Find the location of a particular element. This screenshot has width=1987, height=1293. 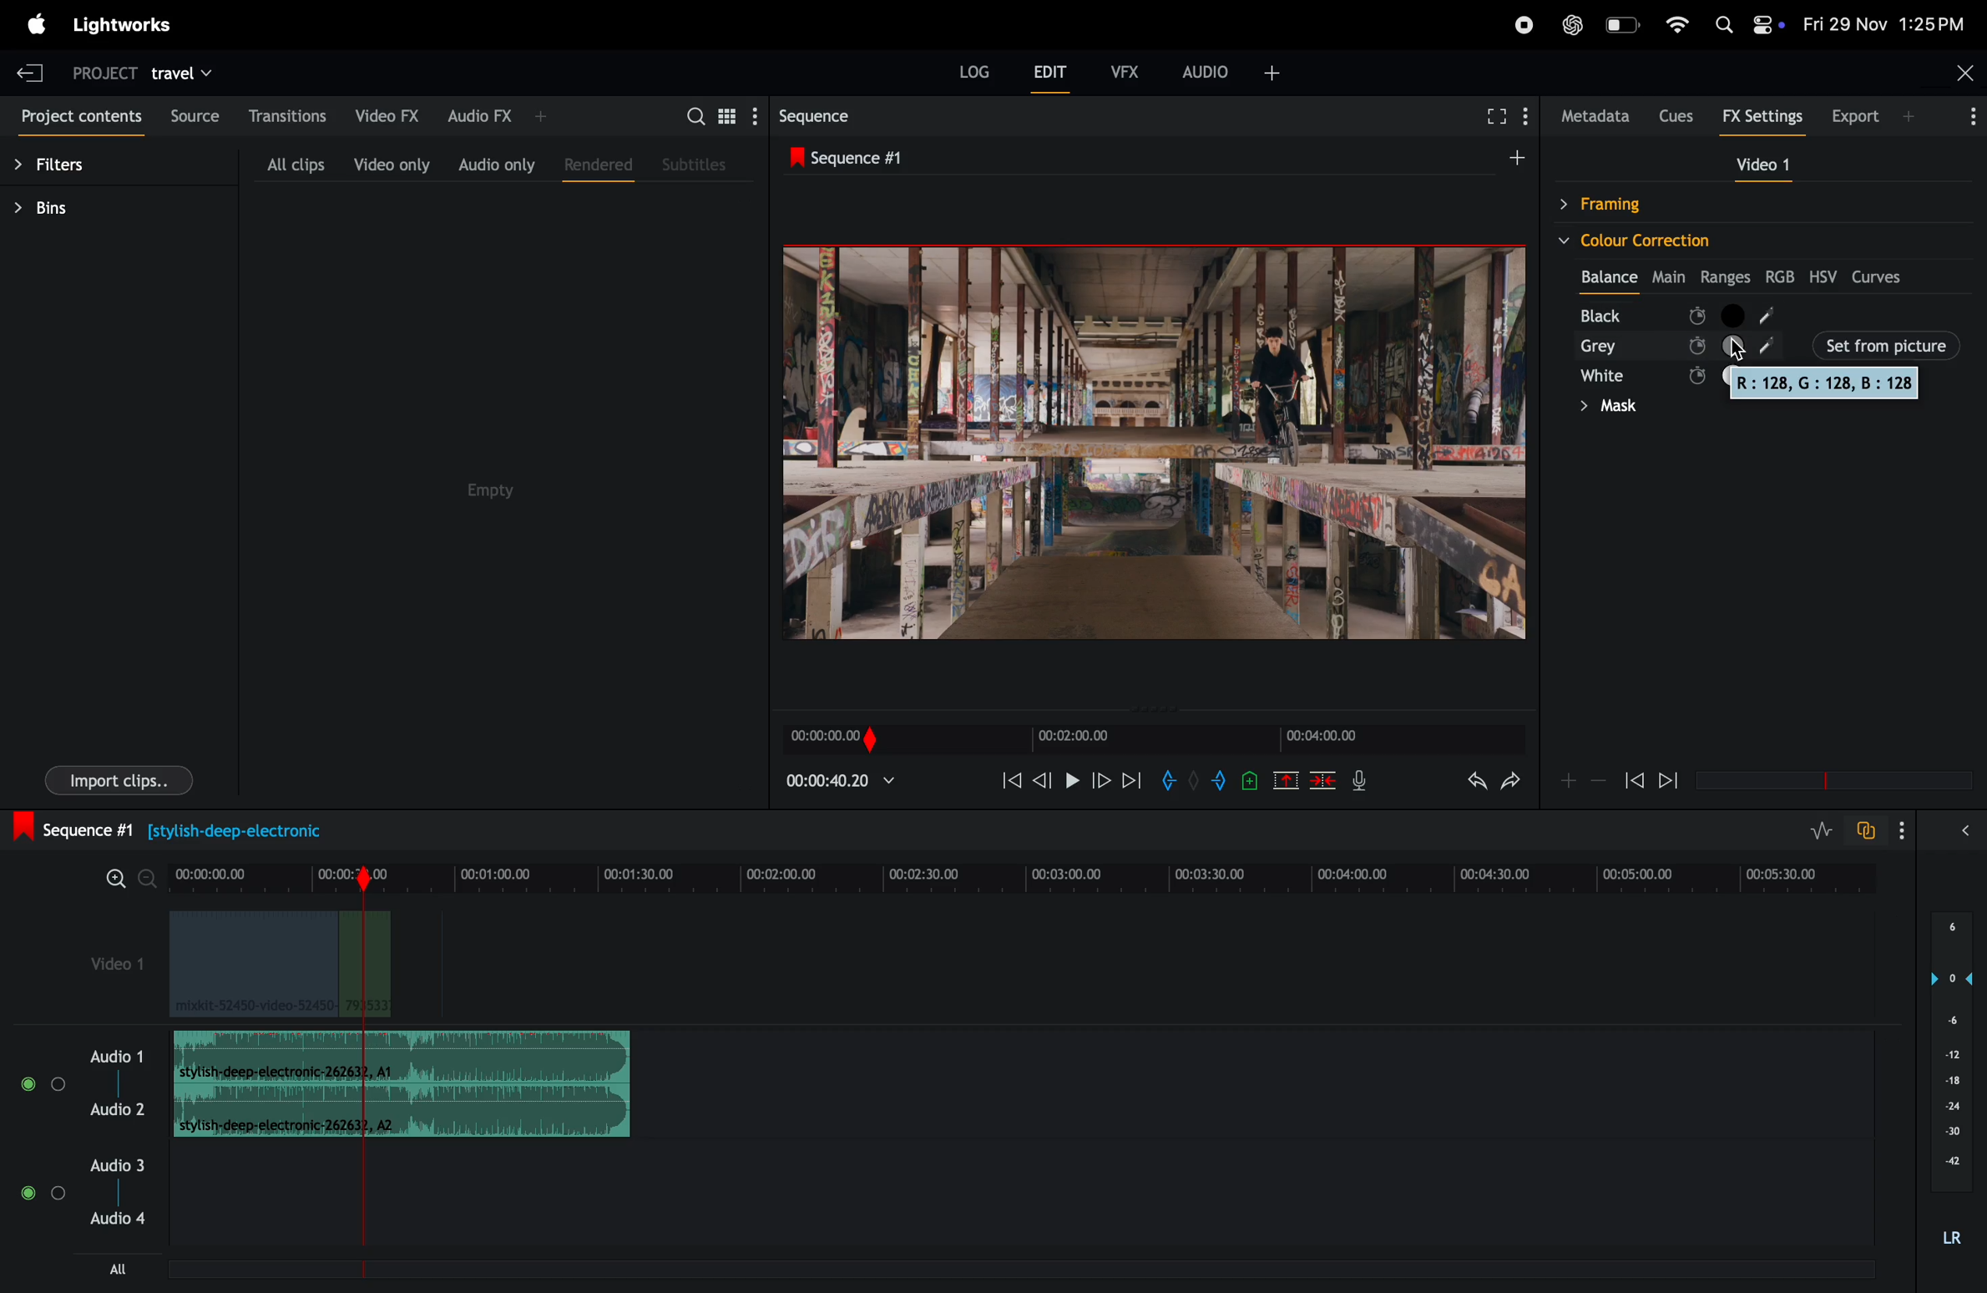

video fx is located at coordinates (387, 115).